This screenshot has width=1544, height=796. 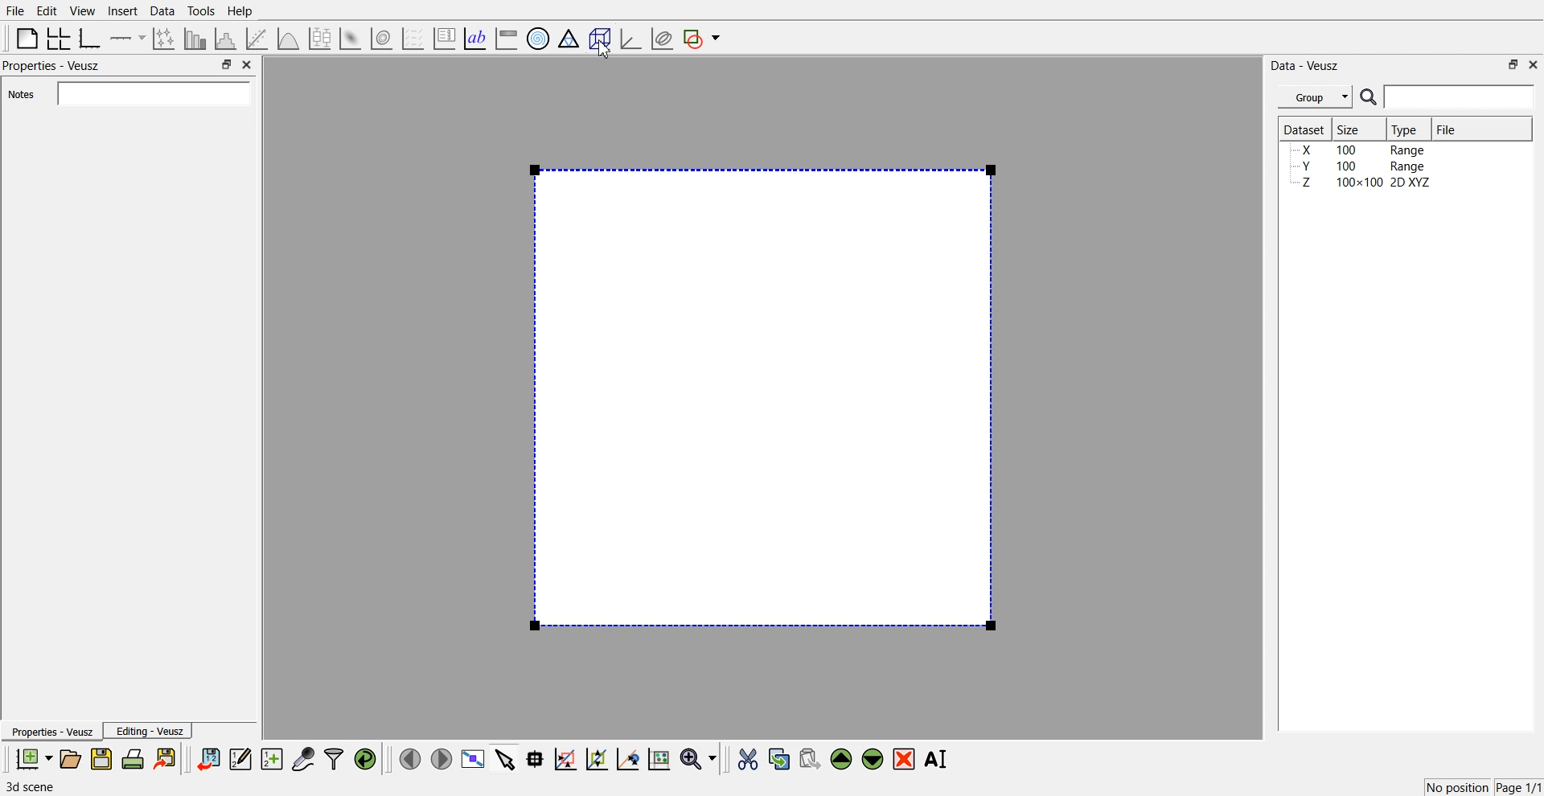 I want to click on File, so click(x=1448, y=129).